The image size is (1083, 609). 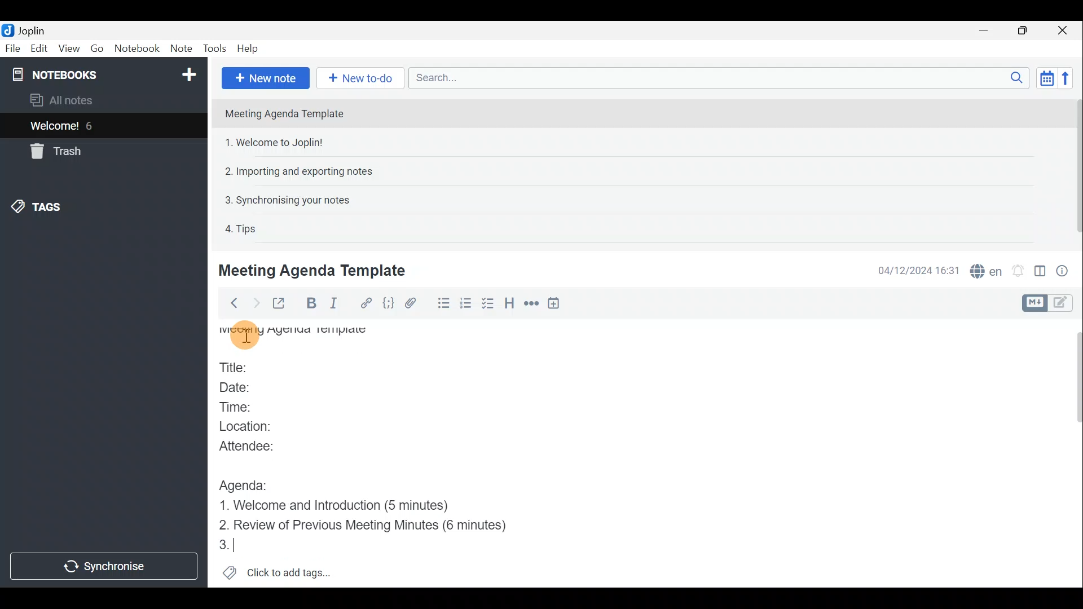 I want to click on Location:, so click(x=255, y=427).